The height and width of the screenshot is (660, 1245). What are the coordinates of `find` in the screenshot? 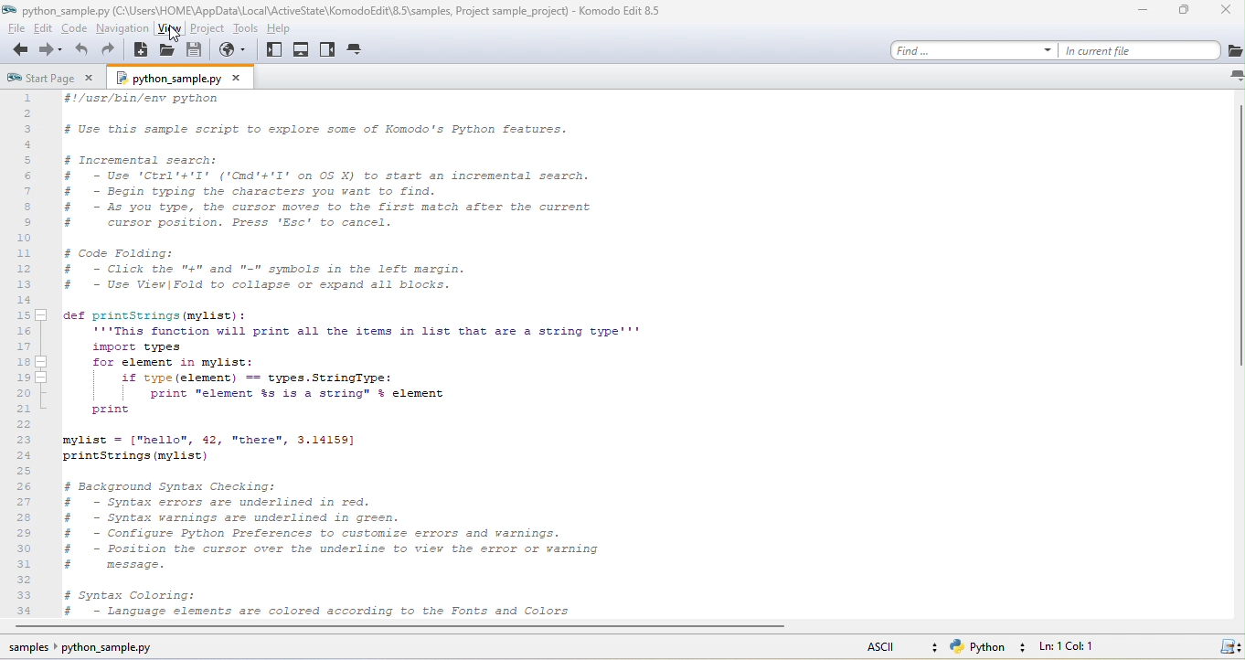 It's located at (975, 49).